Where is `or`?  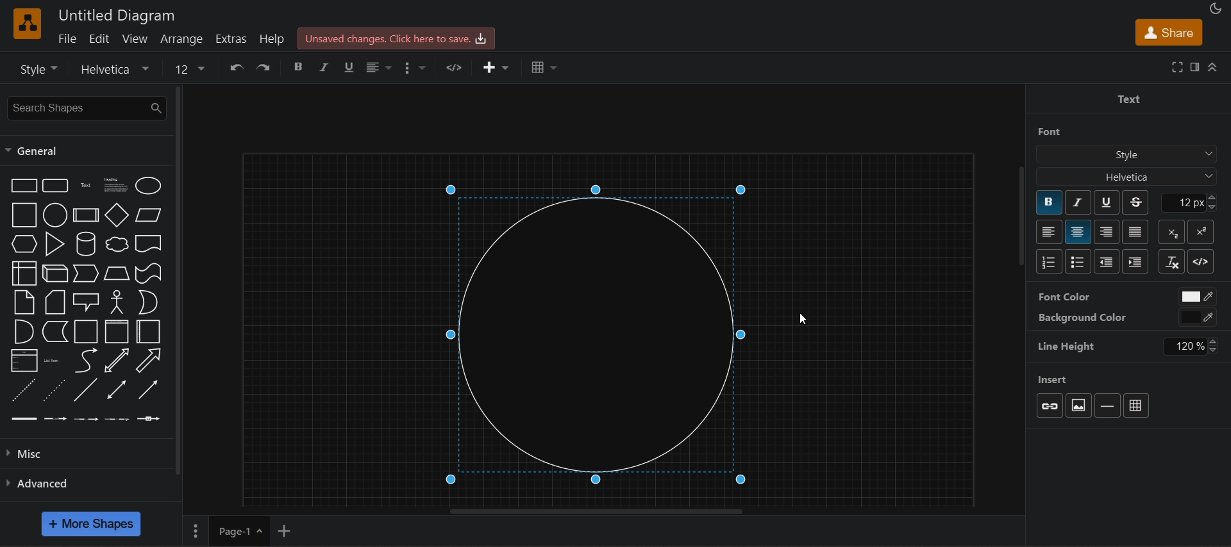 or is located at coordinates (153, 302).